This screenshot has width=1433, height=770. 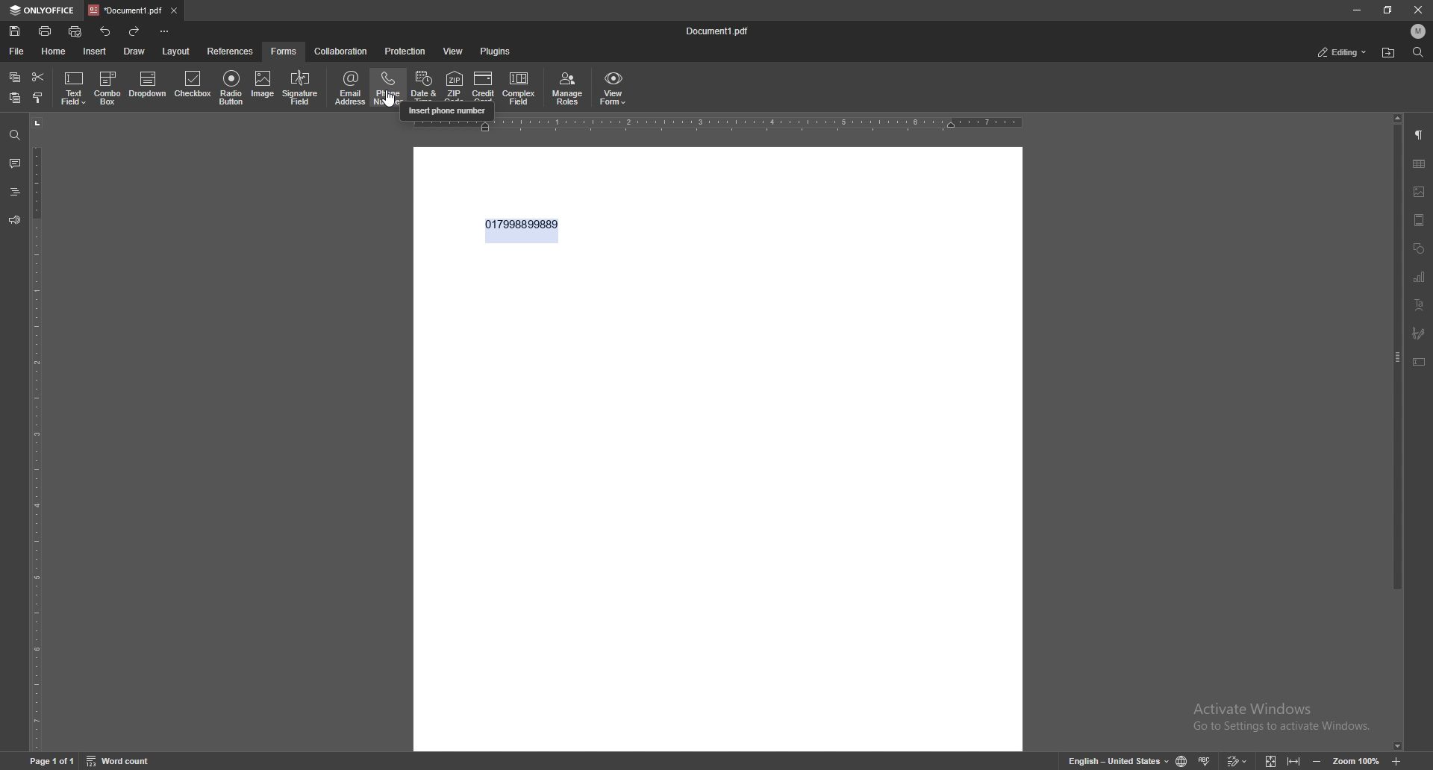 I want to click on file, so click(x=16, y=52).